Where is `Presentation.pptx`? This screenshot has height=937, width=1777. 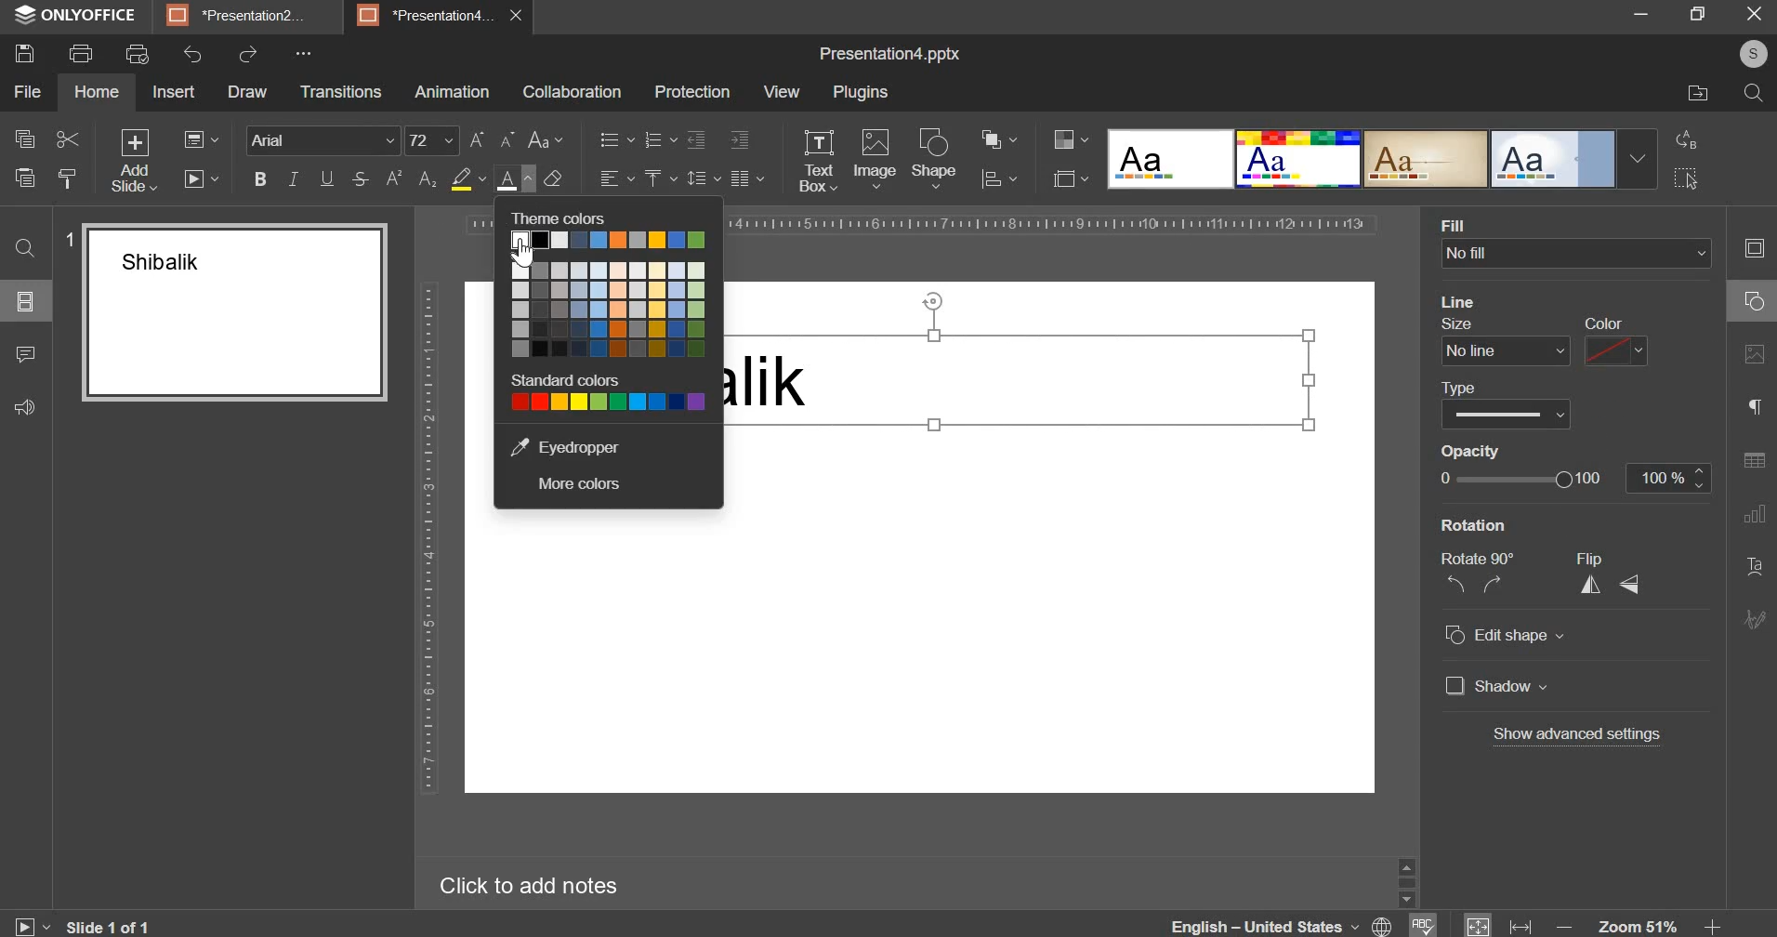 Presentation.pptx is located at coordinates (879, 52).